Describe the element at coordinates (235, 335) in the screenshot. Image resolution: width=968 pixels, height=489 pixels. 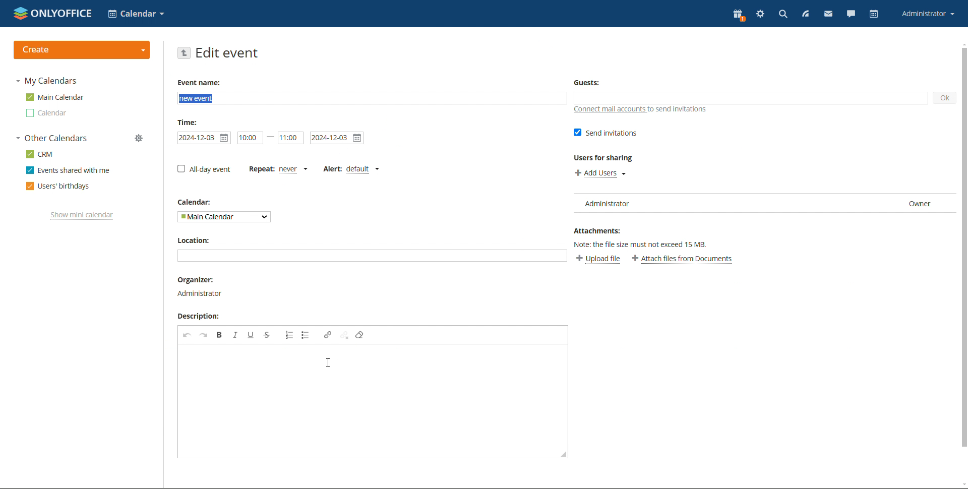
I see `italic` at that location.